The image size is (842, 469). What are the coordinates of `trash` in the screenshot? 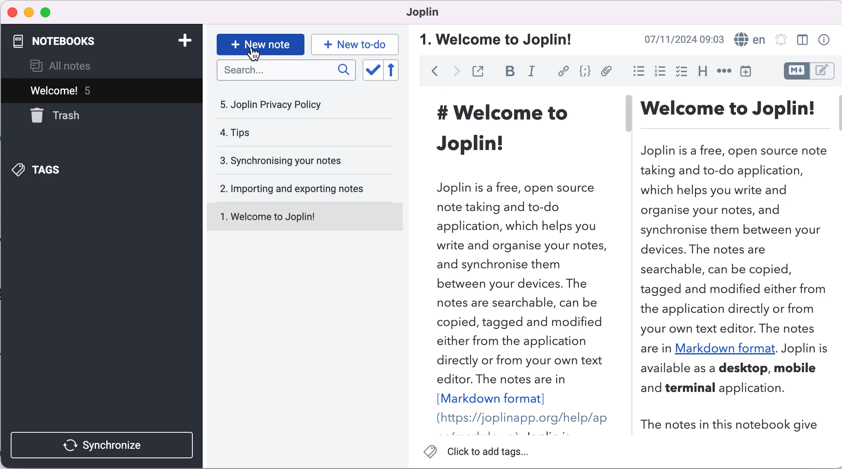 It's located at (64, 119).